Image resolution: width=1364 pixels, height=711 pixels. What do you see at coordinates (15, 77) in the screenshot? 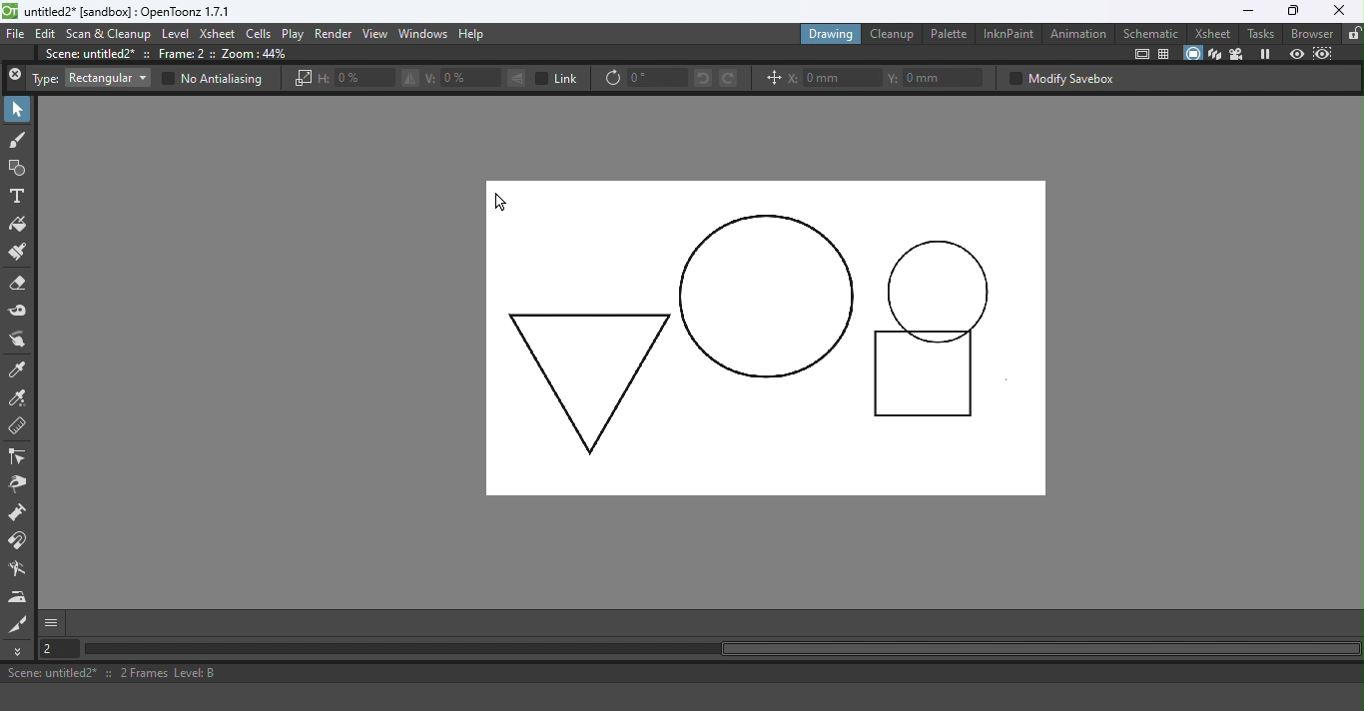
I see `Close` at bounding box center [15, 77].